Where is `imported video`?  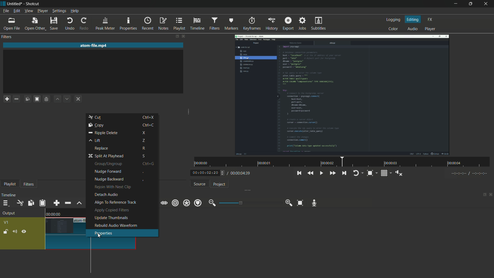
imported video is located at coordinates (342, 94).